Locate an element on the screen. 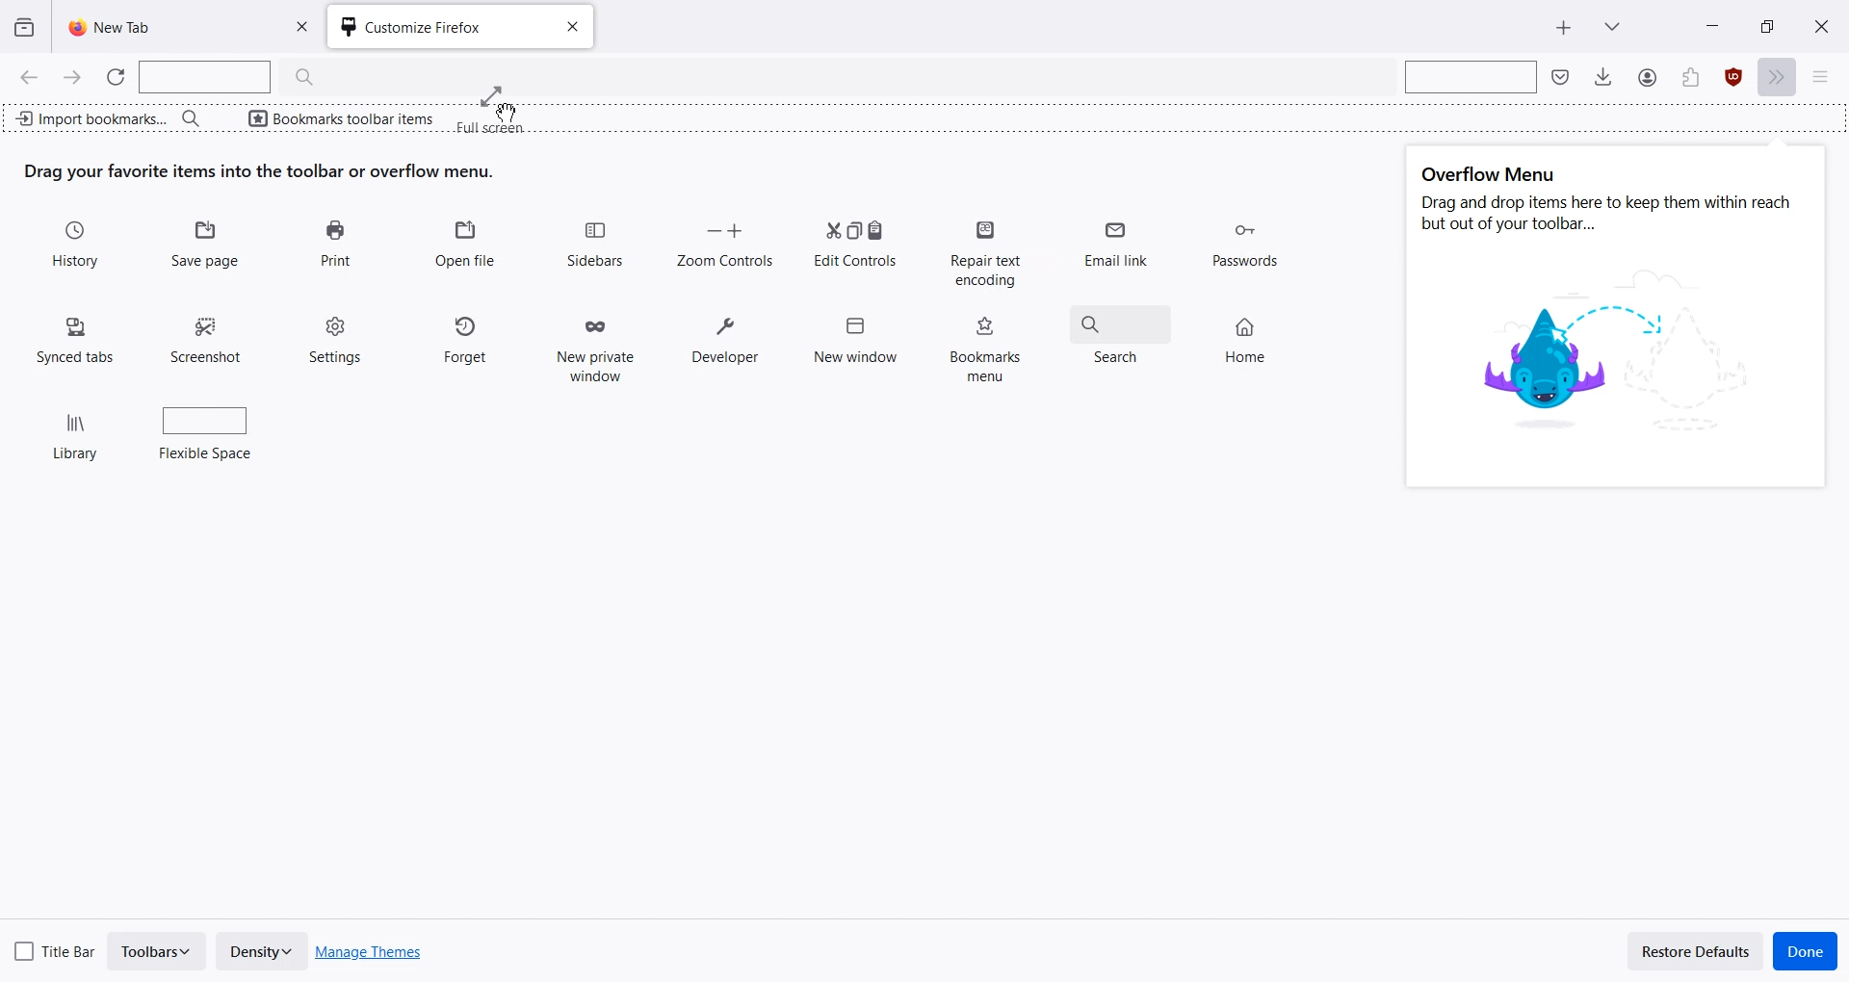 Image resolution: width=1849 pixels, height=982 pixels. Repair text encoding is located at coordinates (984, 250).